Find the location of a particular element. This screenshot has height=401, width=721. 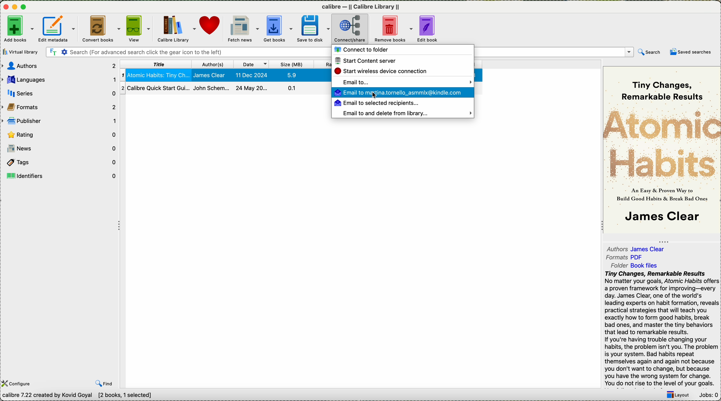

languages is located at coordinates (59, 80).